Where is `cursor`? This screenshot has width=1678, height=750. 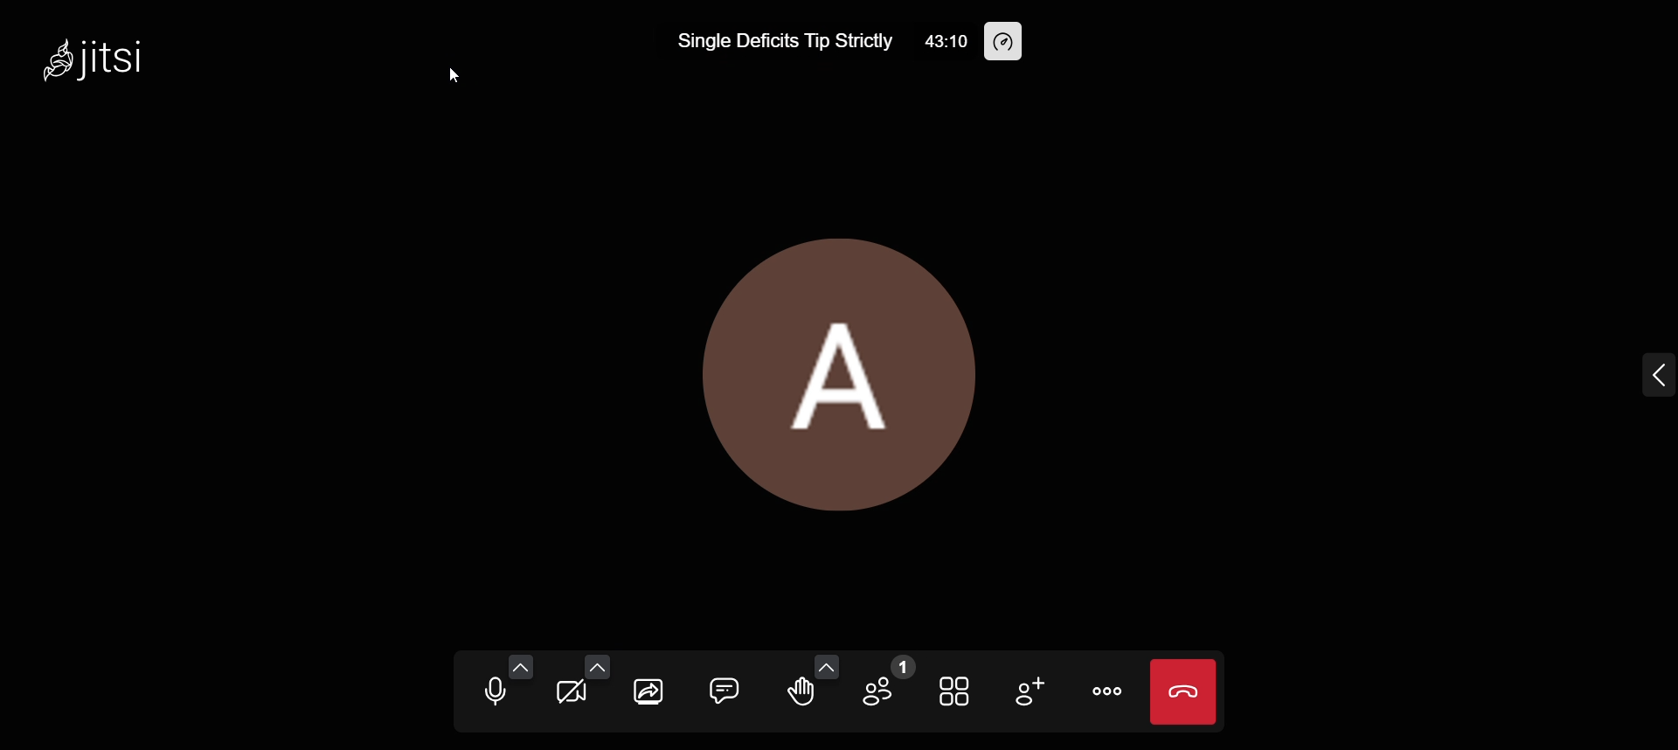 cursor is located at coordinates (468, 71).